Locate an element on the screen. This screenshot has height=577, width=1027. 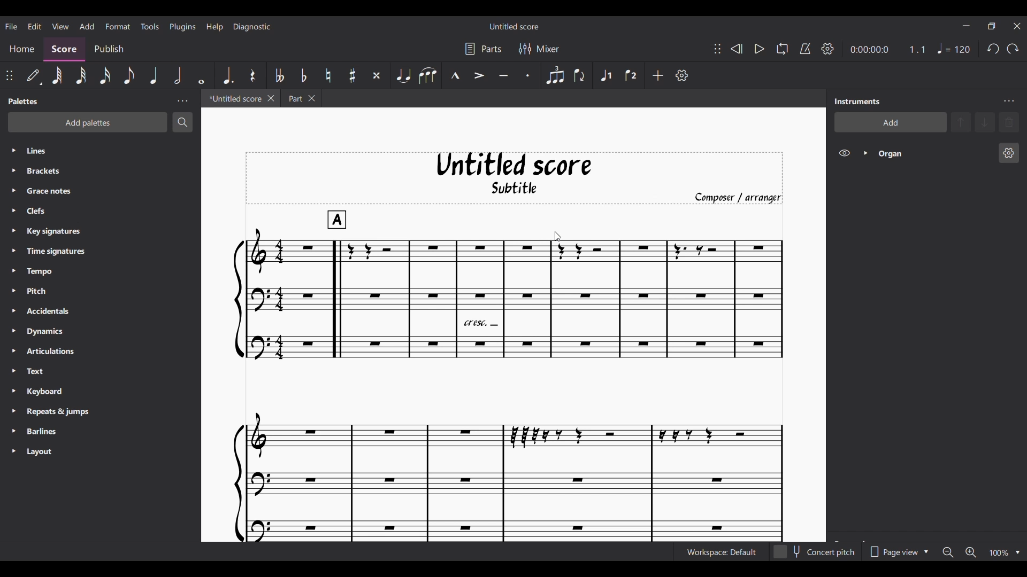
Move selection down is located at coordinates (985, 122).